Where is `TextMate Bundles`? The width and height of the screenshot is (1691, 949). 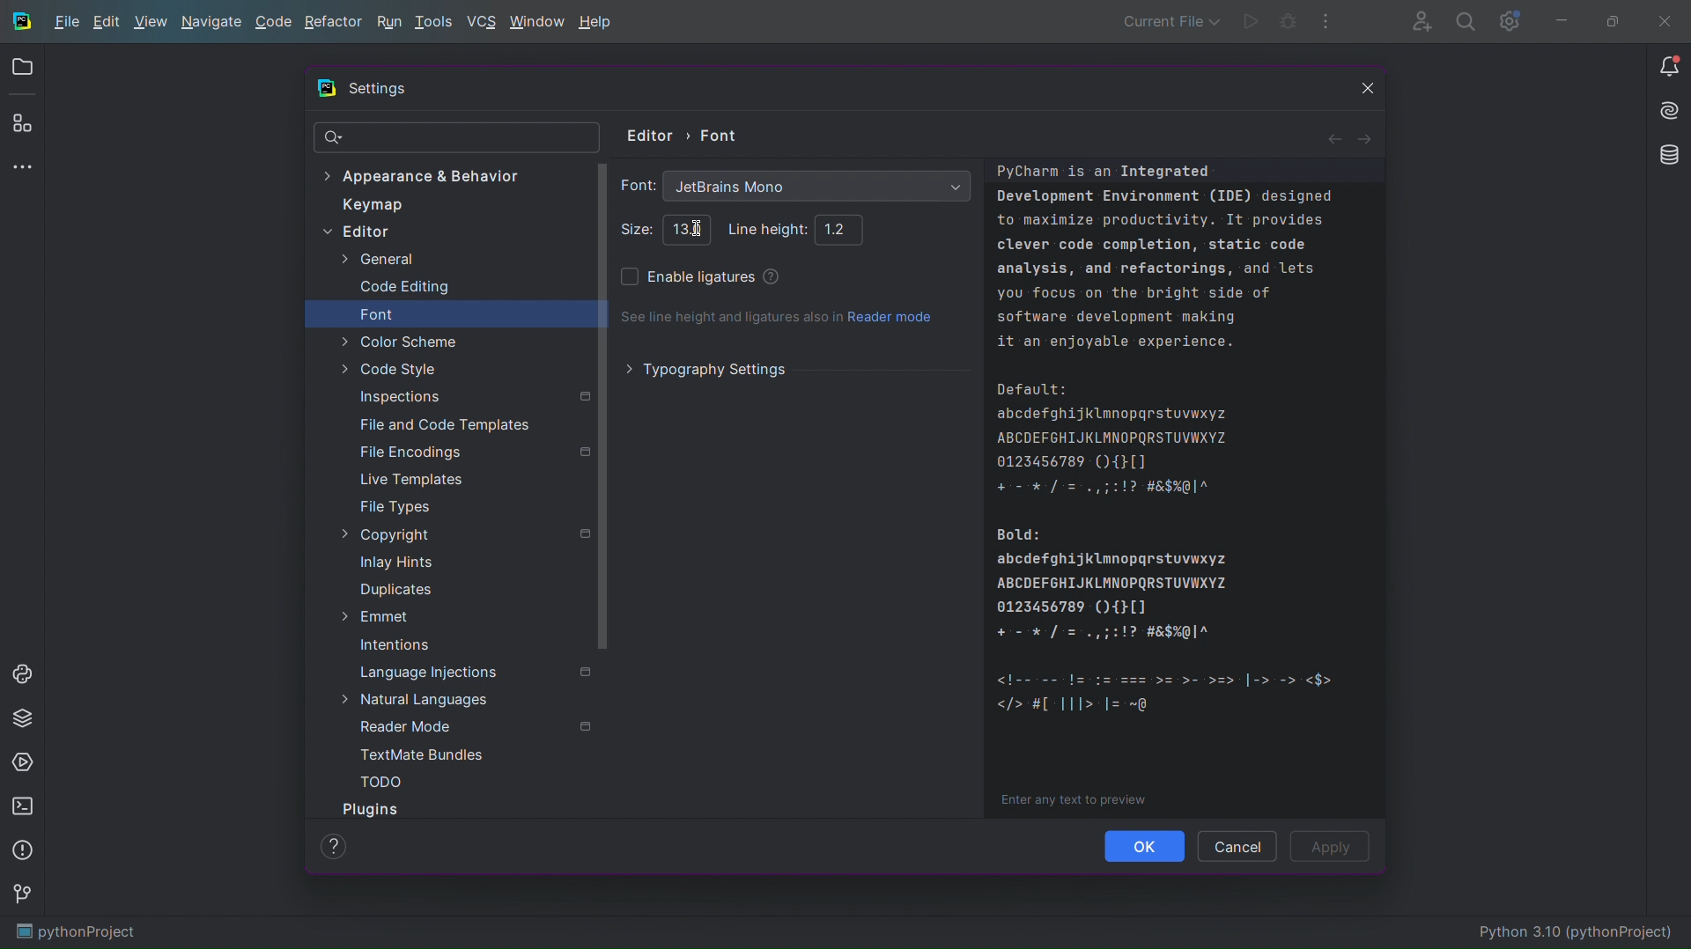 TextMate Bundles is located at coordinates (423, 755).